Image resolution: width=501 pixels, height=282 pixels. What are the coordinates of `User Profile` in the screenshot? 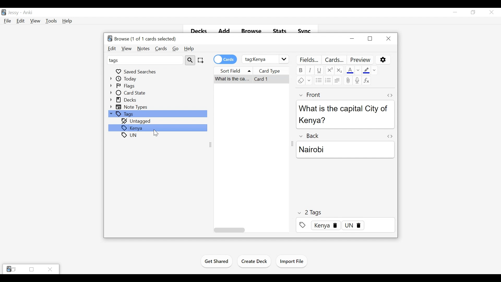 It's located at (13, 13).